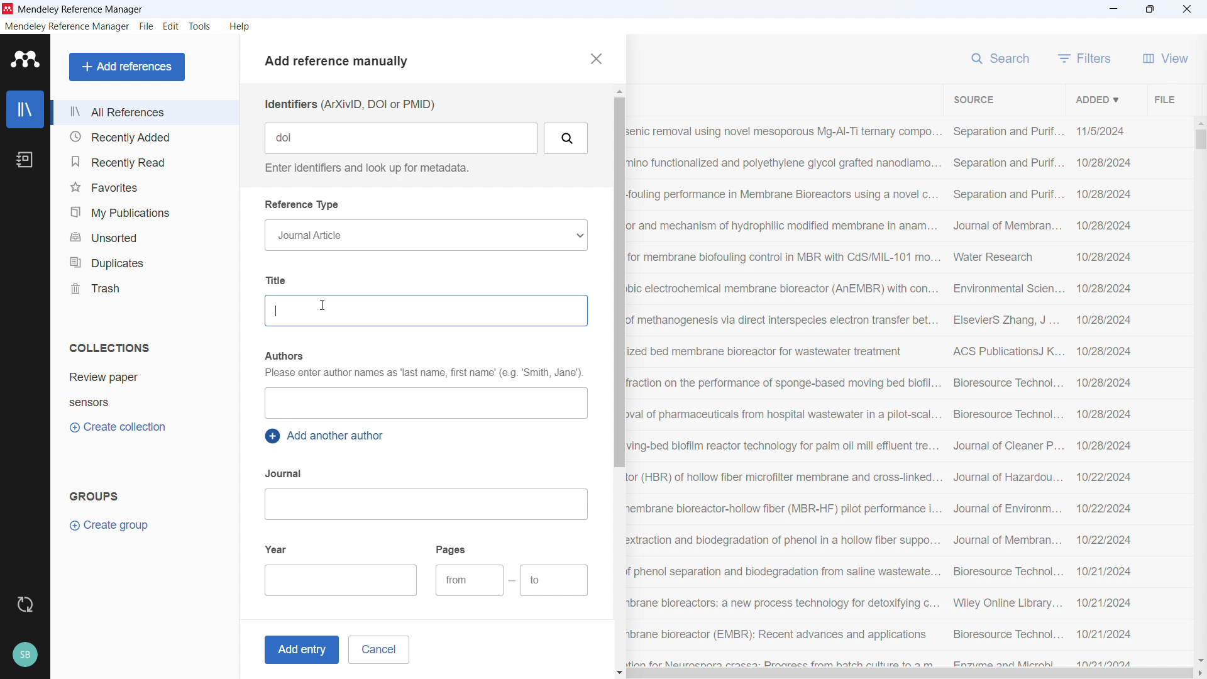  Describe the element at coordinates (1096, 99) in the screenshot. I see `Sort by date added ` at that location.